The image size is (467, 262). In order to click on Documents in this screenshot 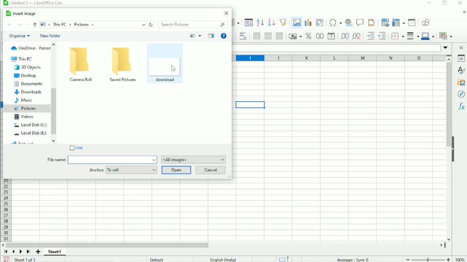, I will do `click(28, 84)`.